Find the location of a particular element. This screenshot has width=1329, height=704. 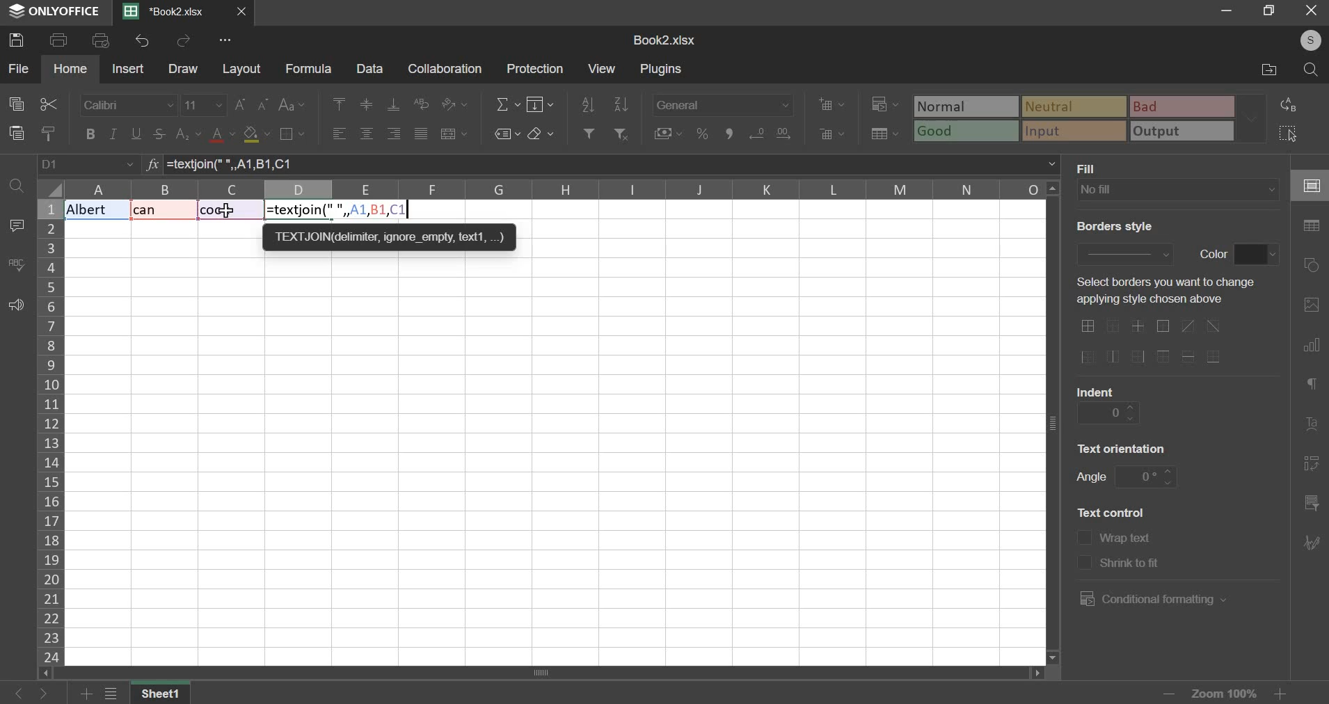

Text is located at coordinates (157, 211).